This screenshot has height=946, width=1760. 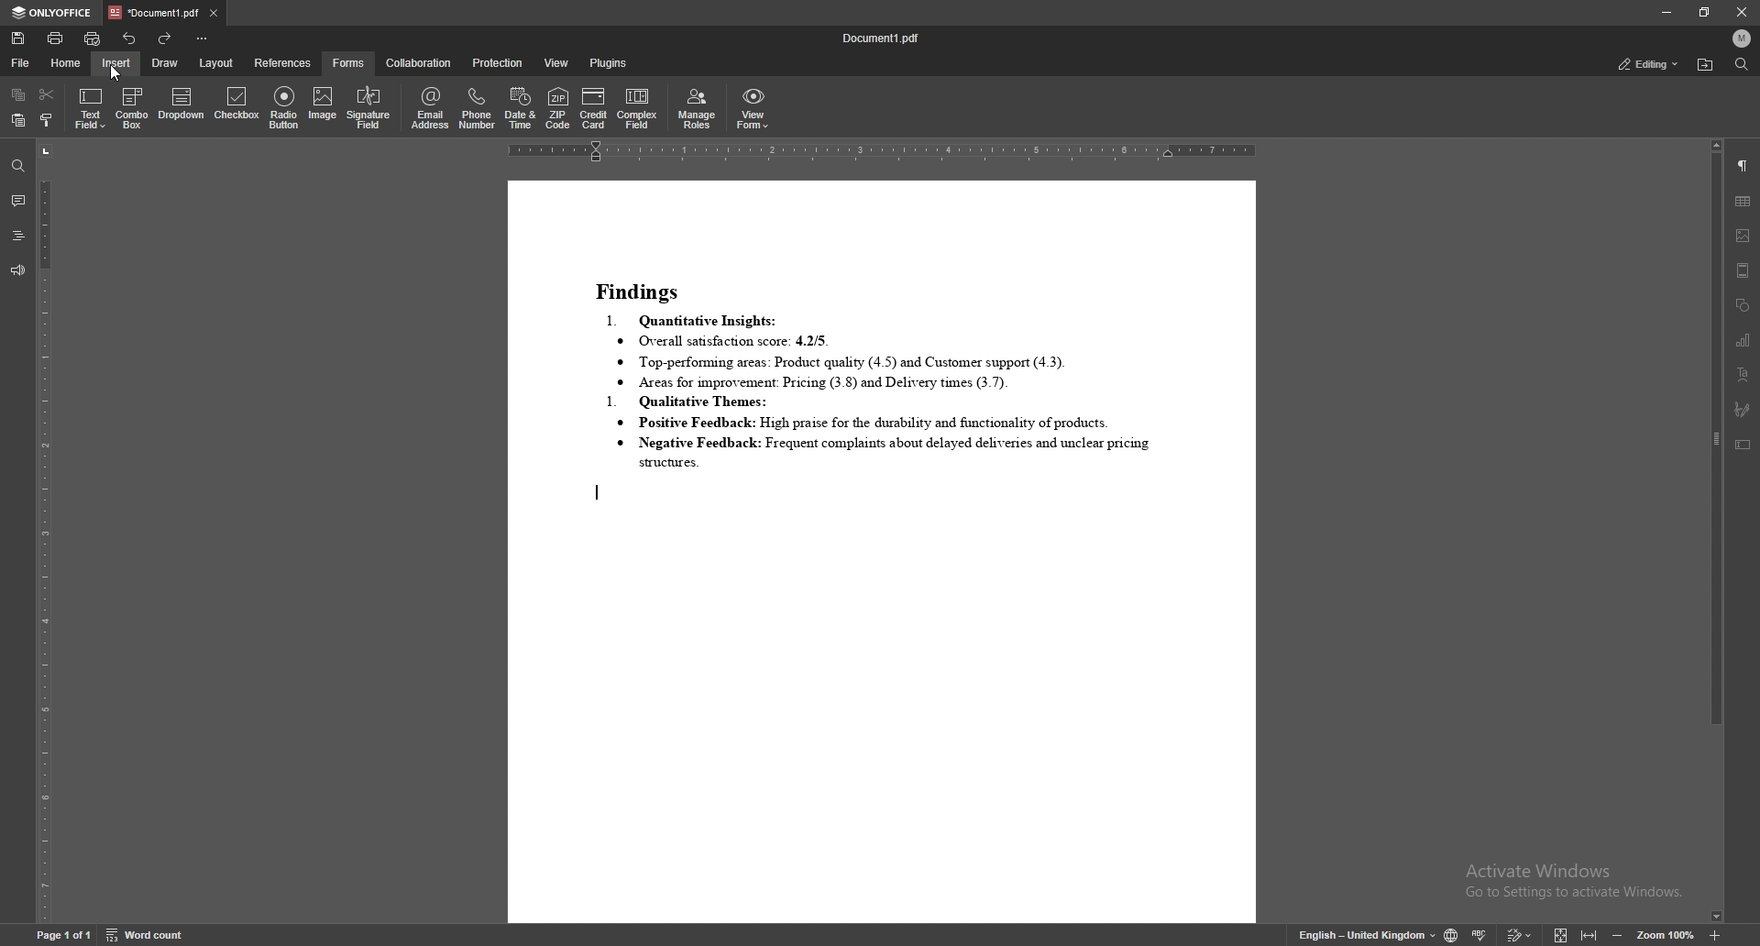 I want to click on forms, so click(x=350, y=63).